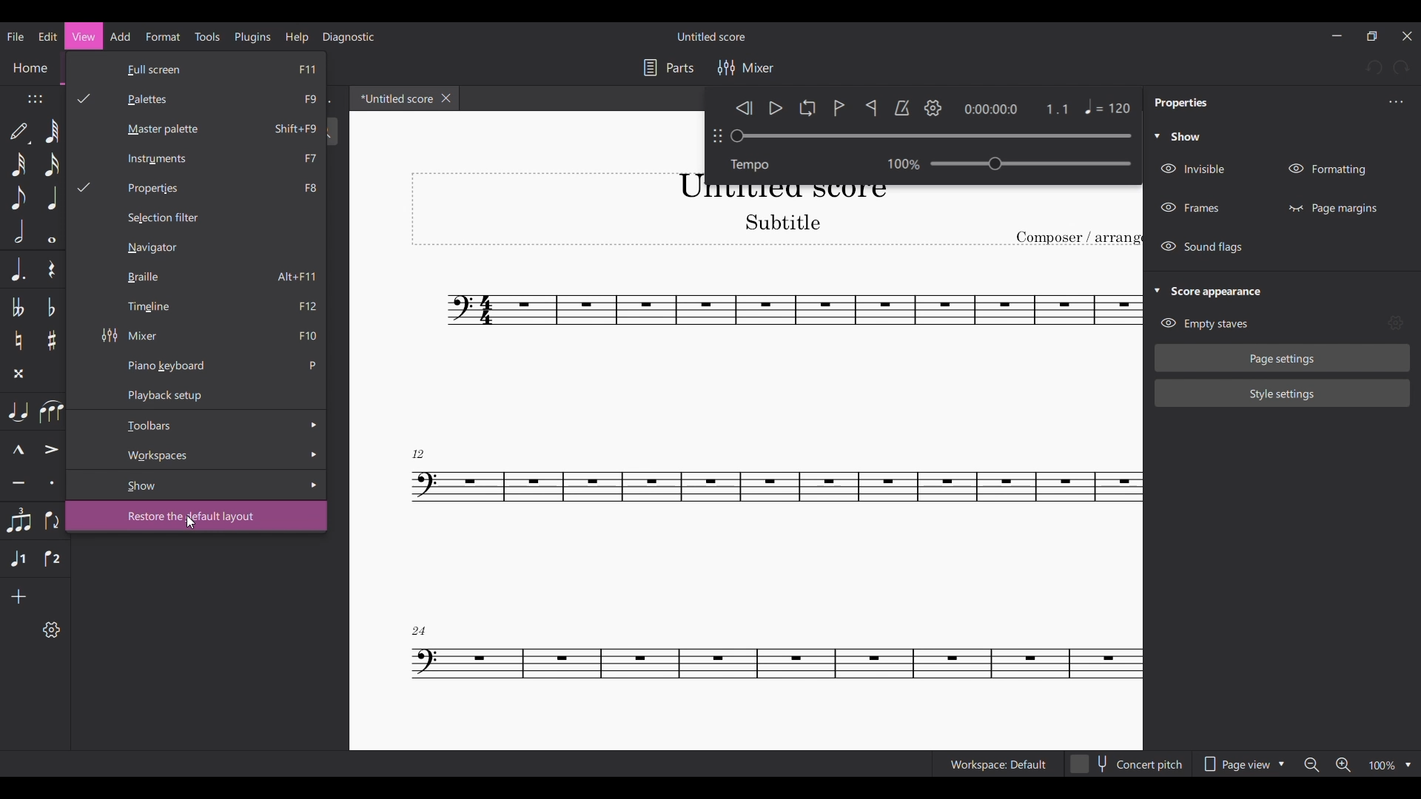 The width and height of the screenshot is (1421, 799). Describe the element at coordinates (1091, 110) in the screenshot. I see `120` at that location.